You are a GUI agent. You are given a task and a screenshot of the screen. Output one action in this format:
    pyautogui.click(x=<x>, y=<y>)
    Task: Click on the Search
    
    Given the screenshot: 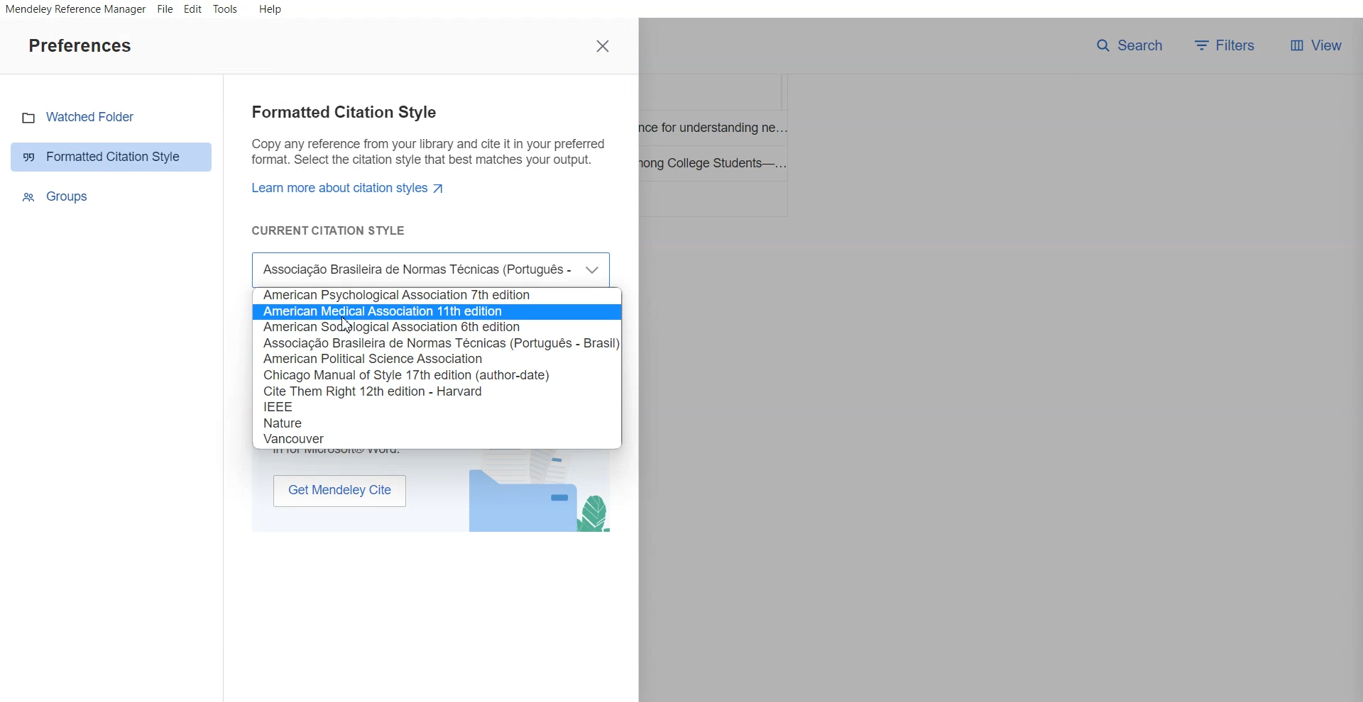 What is the action you would take?
    pyautogui.click(x=1129, y=45)
    